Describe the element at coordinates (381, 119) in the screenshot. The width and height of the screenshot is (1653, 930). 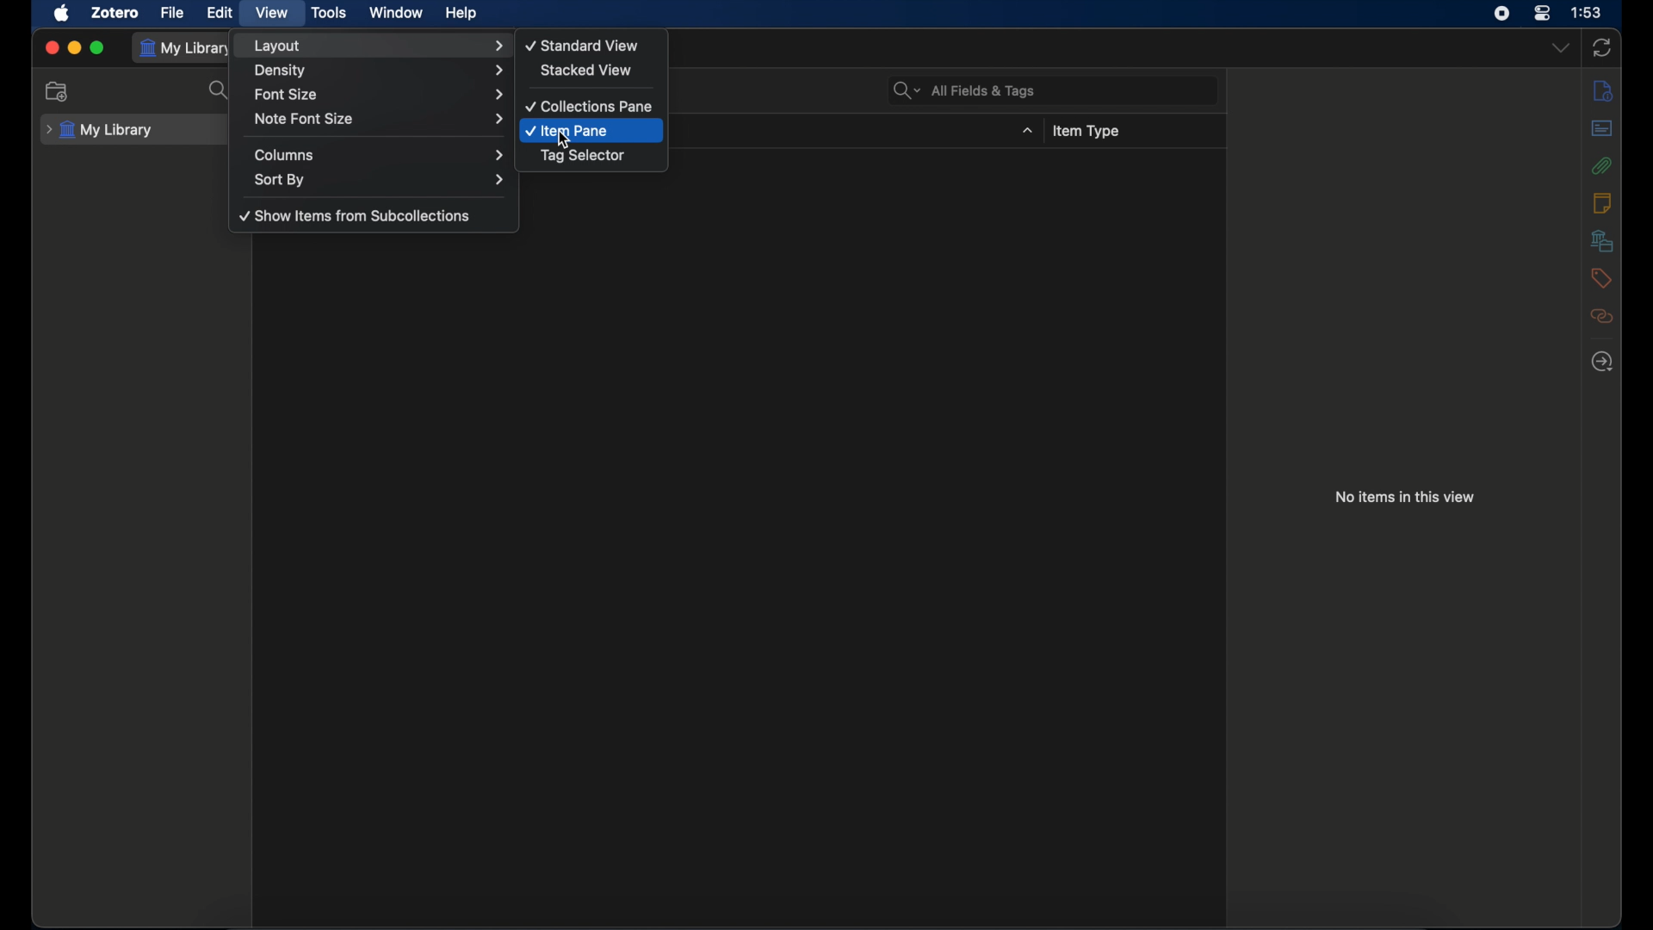
I see `note font size` at that location.